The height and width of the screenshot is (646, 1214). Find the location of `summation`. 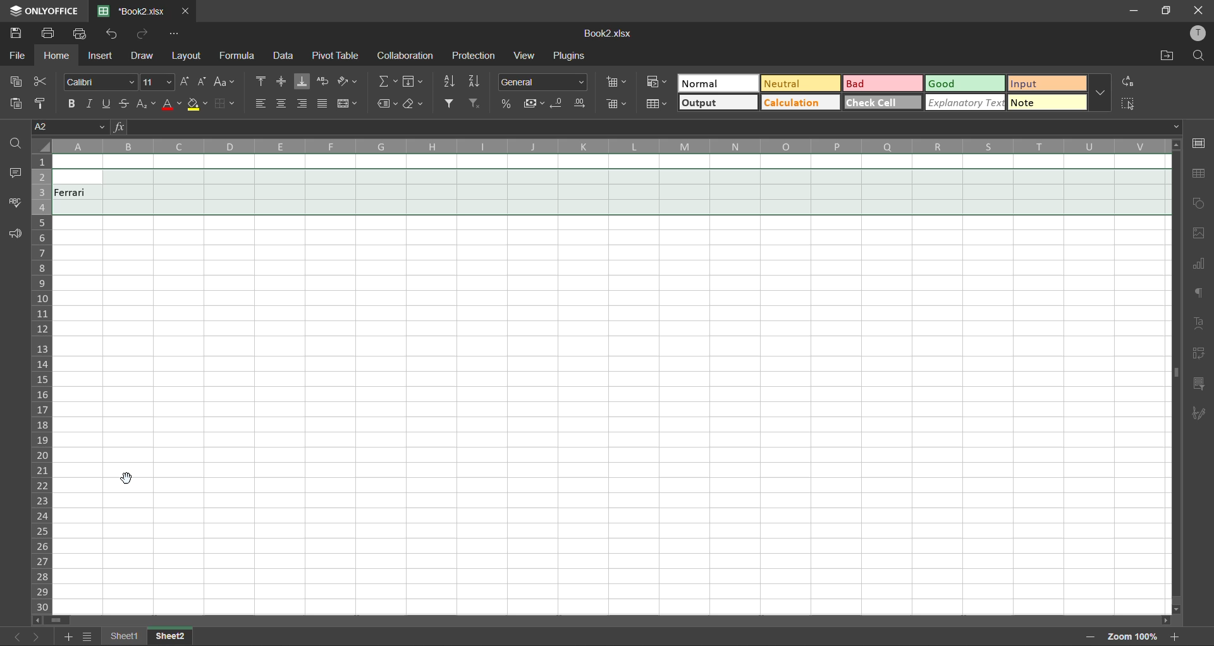

summation is located at coordinates (386, 82).